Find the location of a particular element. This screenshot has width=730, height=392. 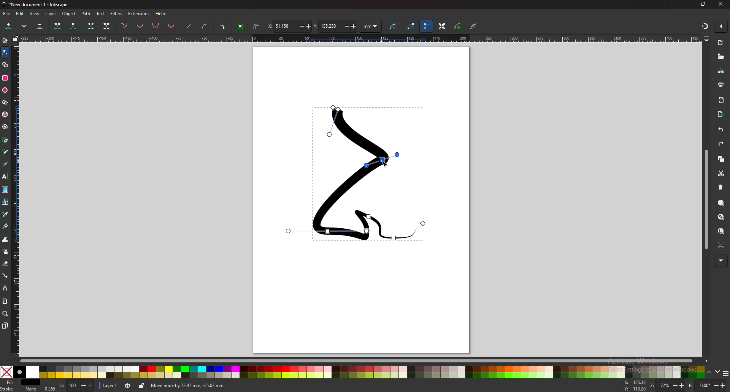

export is located at coordinates (721, 114).